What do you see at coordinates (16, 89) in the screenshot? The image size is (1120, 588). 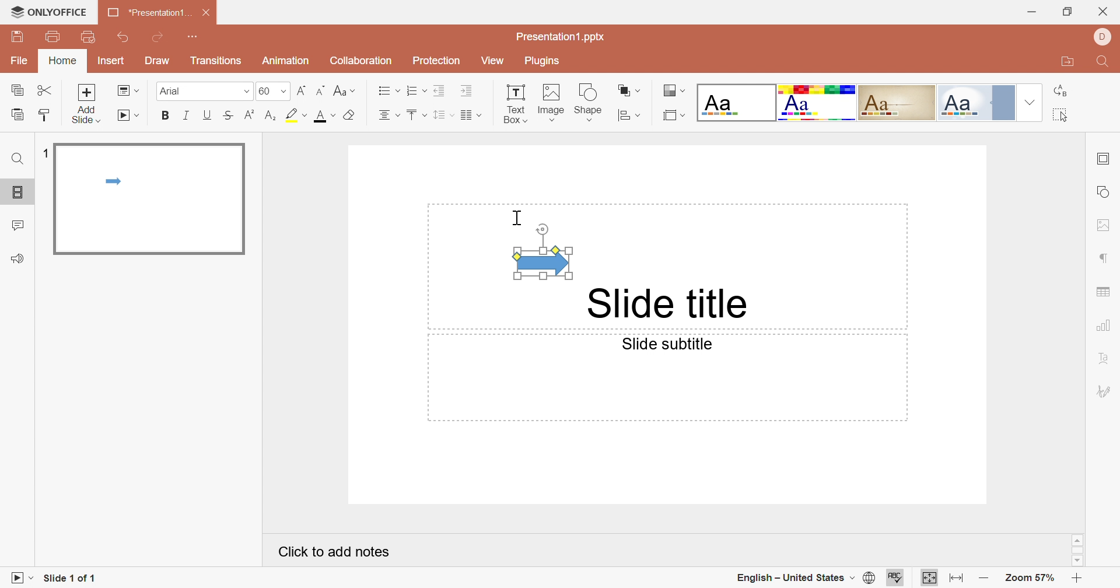 I see `Copy` at bounding box center [16, 89].